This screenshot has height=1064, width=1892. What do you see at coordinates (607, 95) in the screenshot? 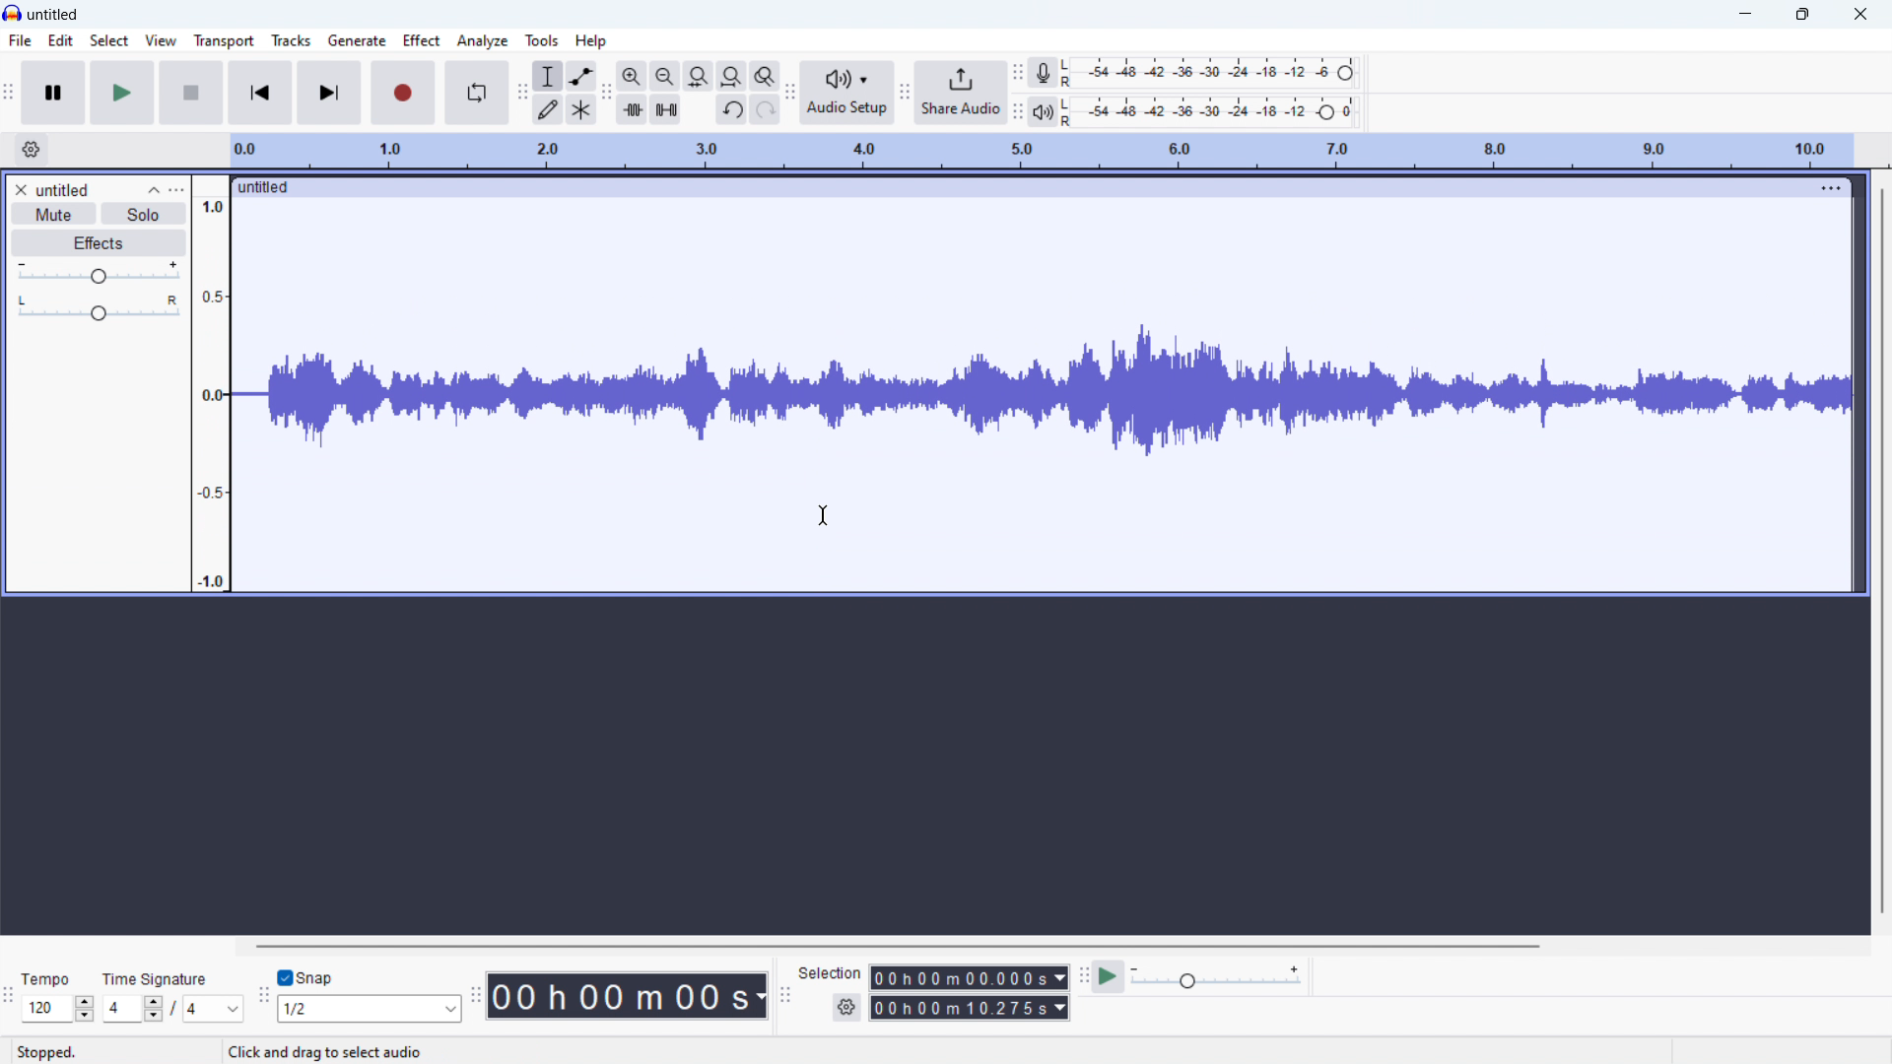
I see `edit toolbar` at bounding box center [607, 95].